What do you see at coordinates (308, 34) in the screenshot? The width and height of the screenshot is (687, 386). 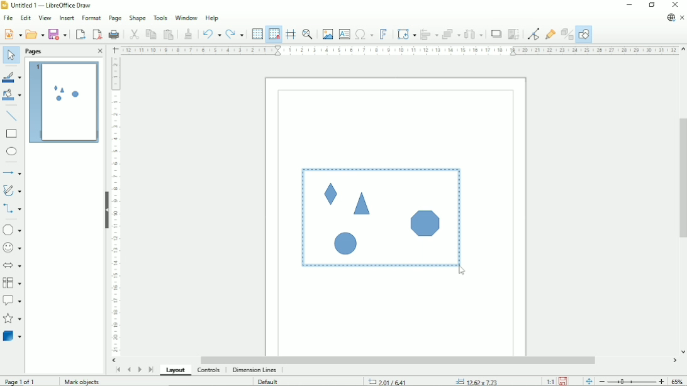 I see `Zoom & pan` at bounding box center [308, 34].